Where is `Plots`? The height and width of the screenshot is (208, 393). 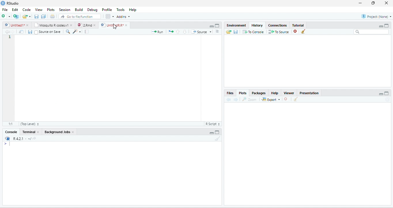
Plots is located at coordinates (243, 92).